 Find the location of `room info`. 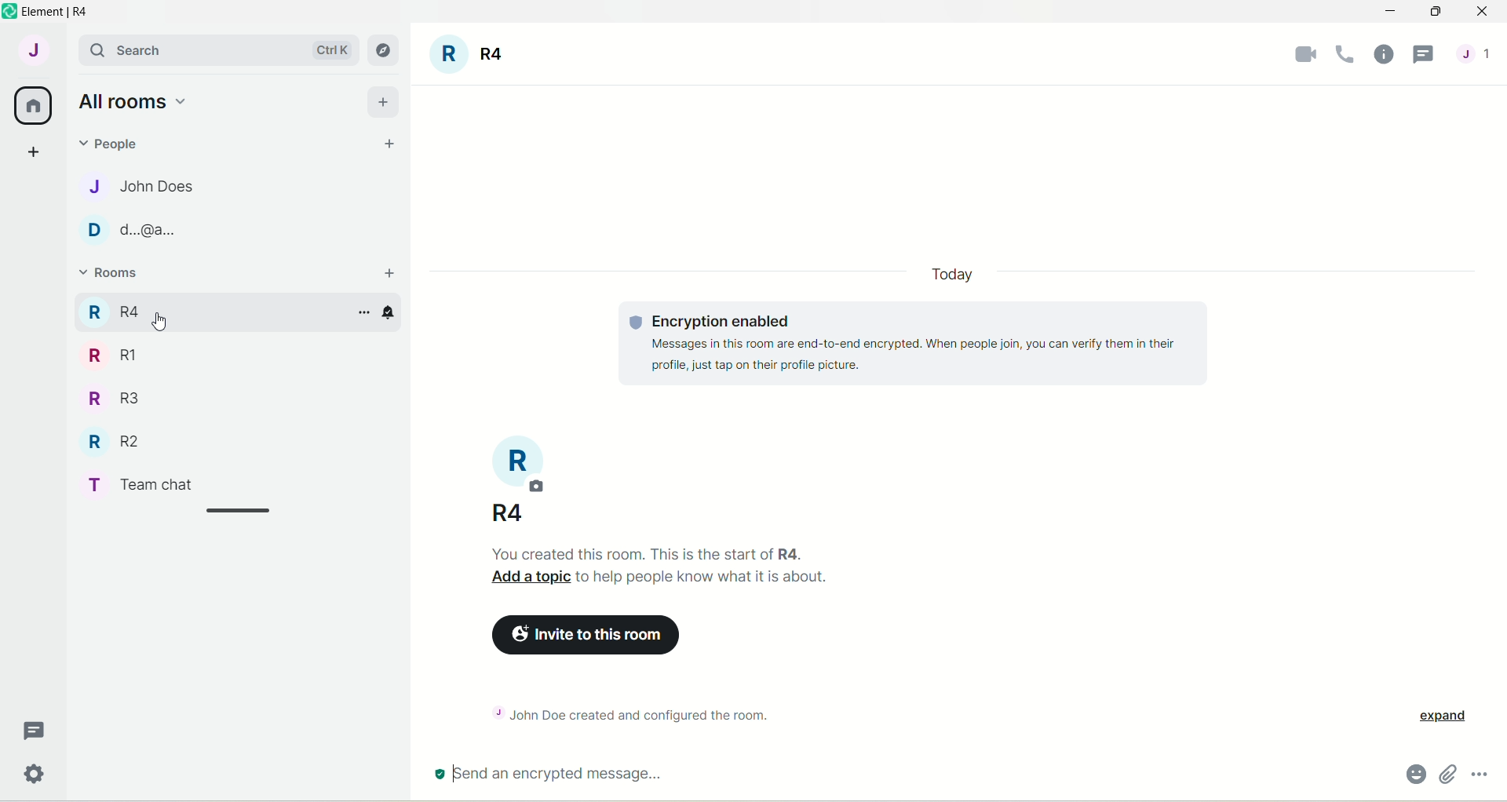

room info is located at coordinates (1379, 53).